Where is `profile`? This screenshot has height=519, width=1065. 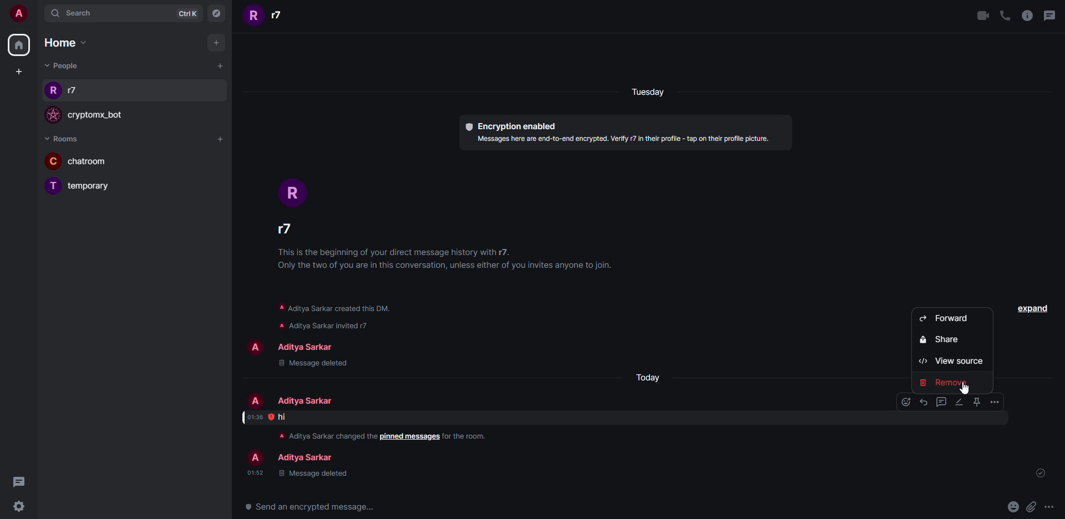 profile is located at coordinates (254, 17).